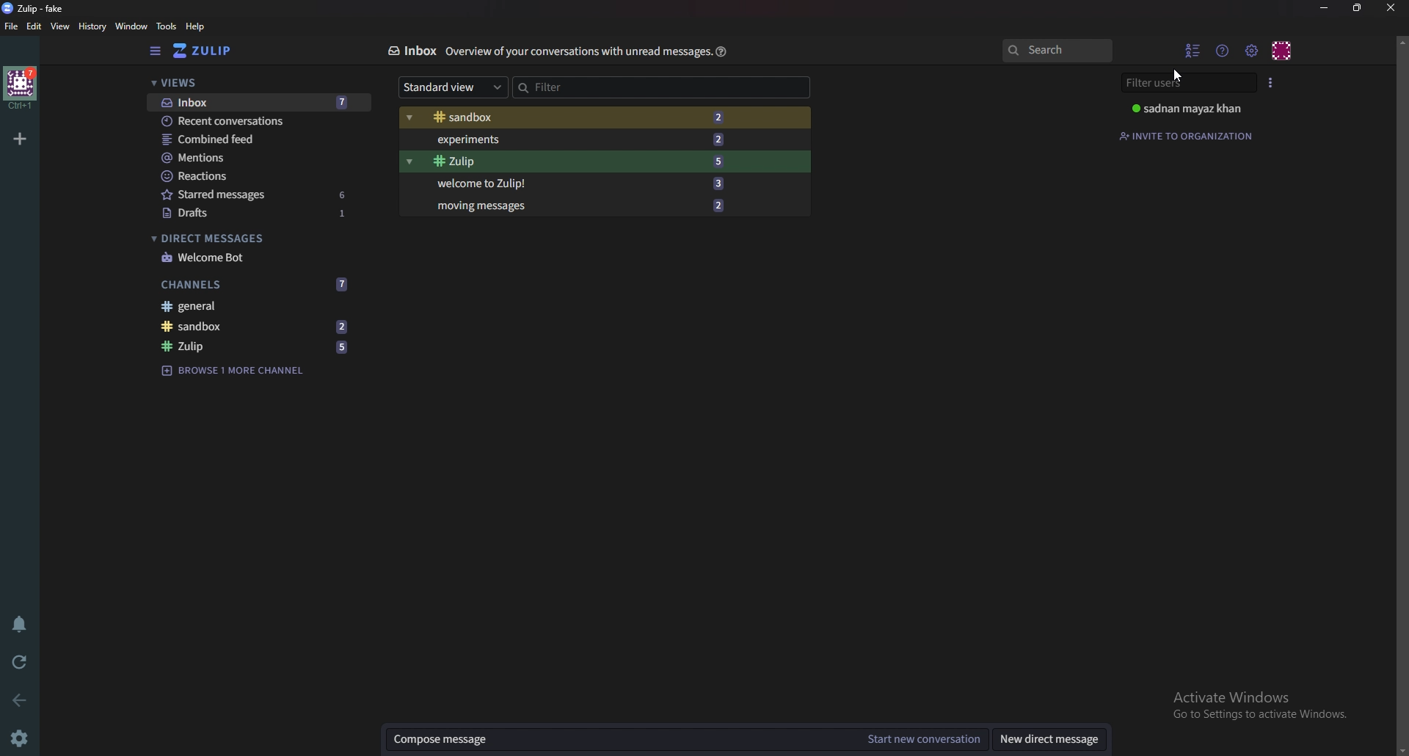  I want to click on Inbox, so click(255, 102).